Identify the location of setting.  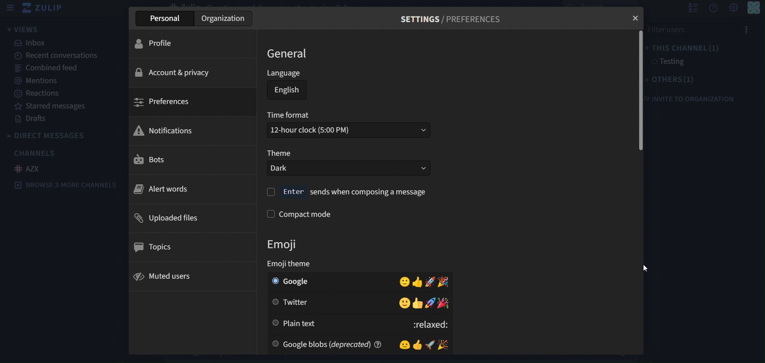
(733, 8).